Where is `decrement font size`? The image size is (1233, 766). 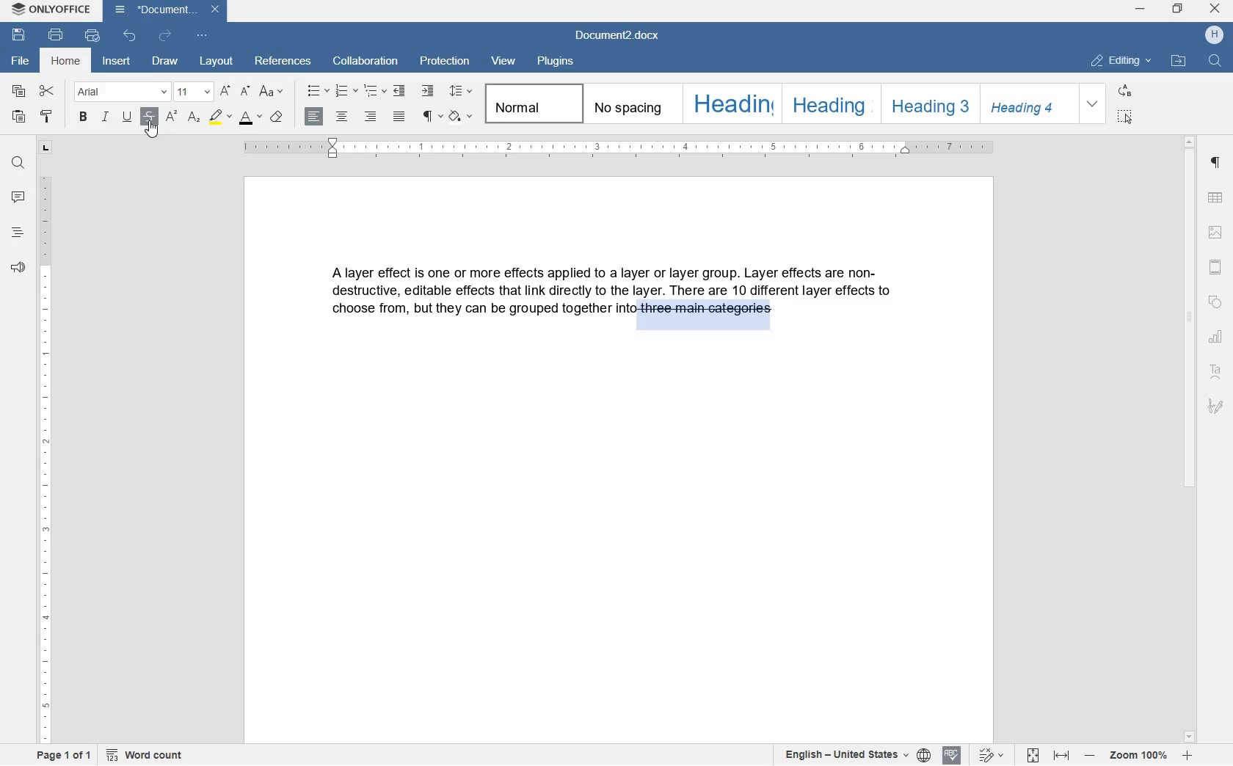
decrement font size is located at coordinates (247, 92).